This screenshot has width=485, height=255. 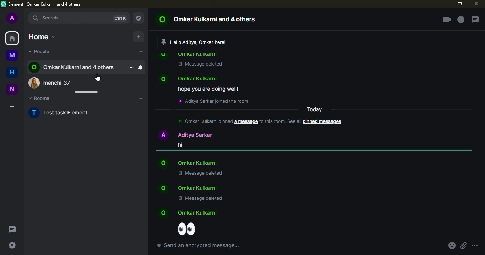 What do you see at coordinates (72, 67) in the screenshot?
I see `omkar kulkarni and 4 others` at bounding box center [72, 67].